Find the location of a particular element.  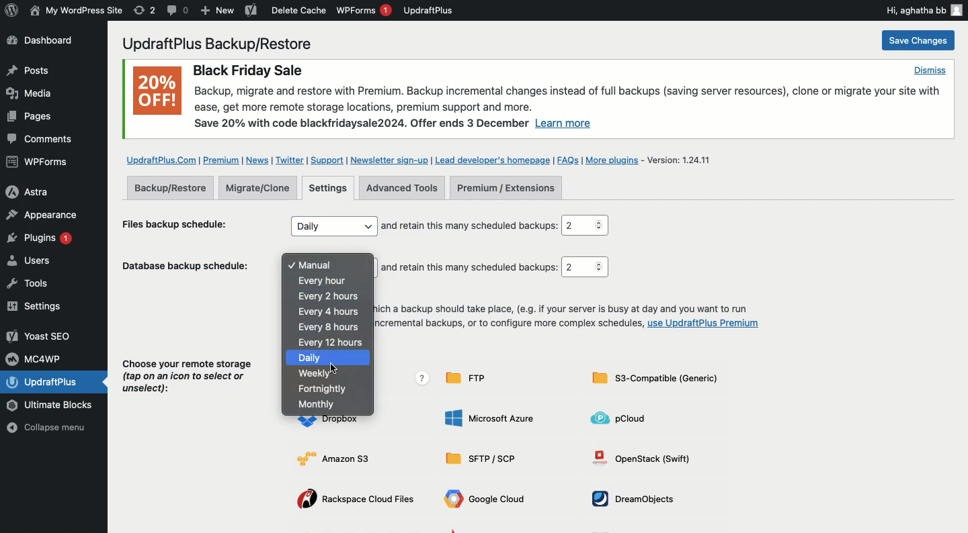

and retain this many scheduled backups: is located at coordinates (471, 268).